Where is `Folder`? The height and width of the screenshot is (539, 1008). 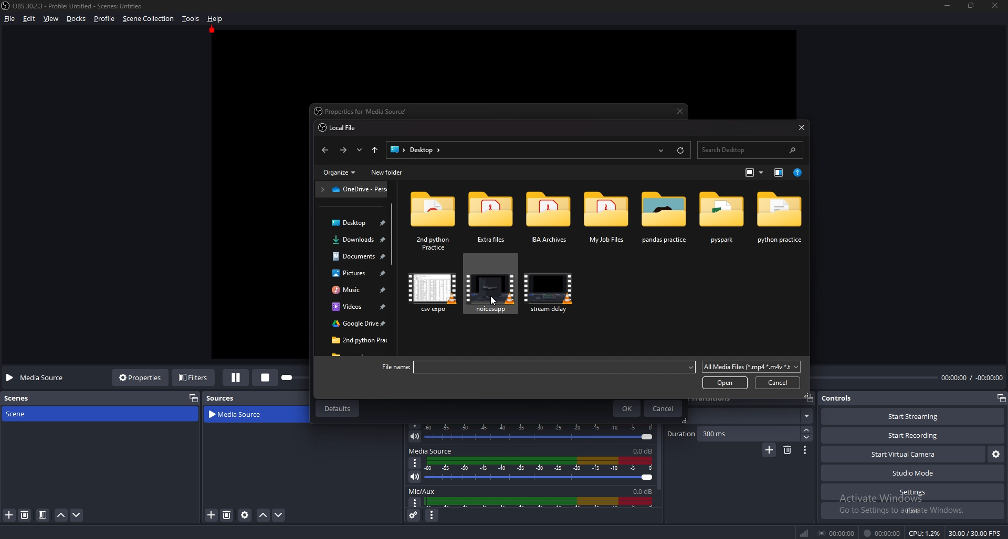 Folder is located at coordinates (353, 240).